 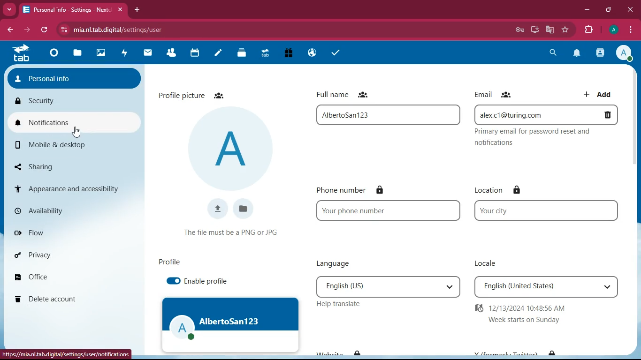 What do you see at coordinates (23, 53) in the screenshot?
I see `tab` at bounding box center [23, 53].